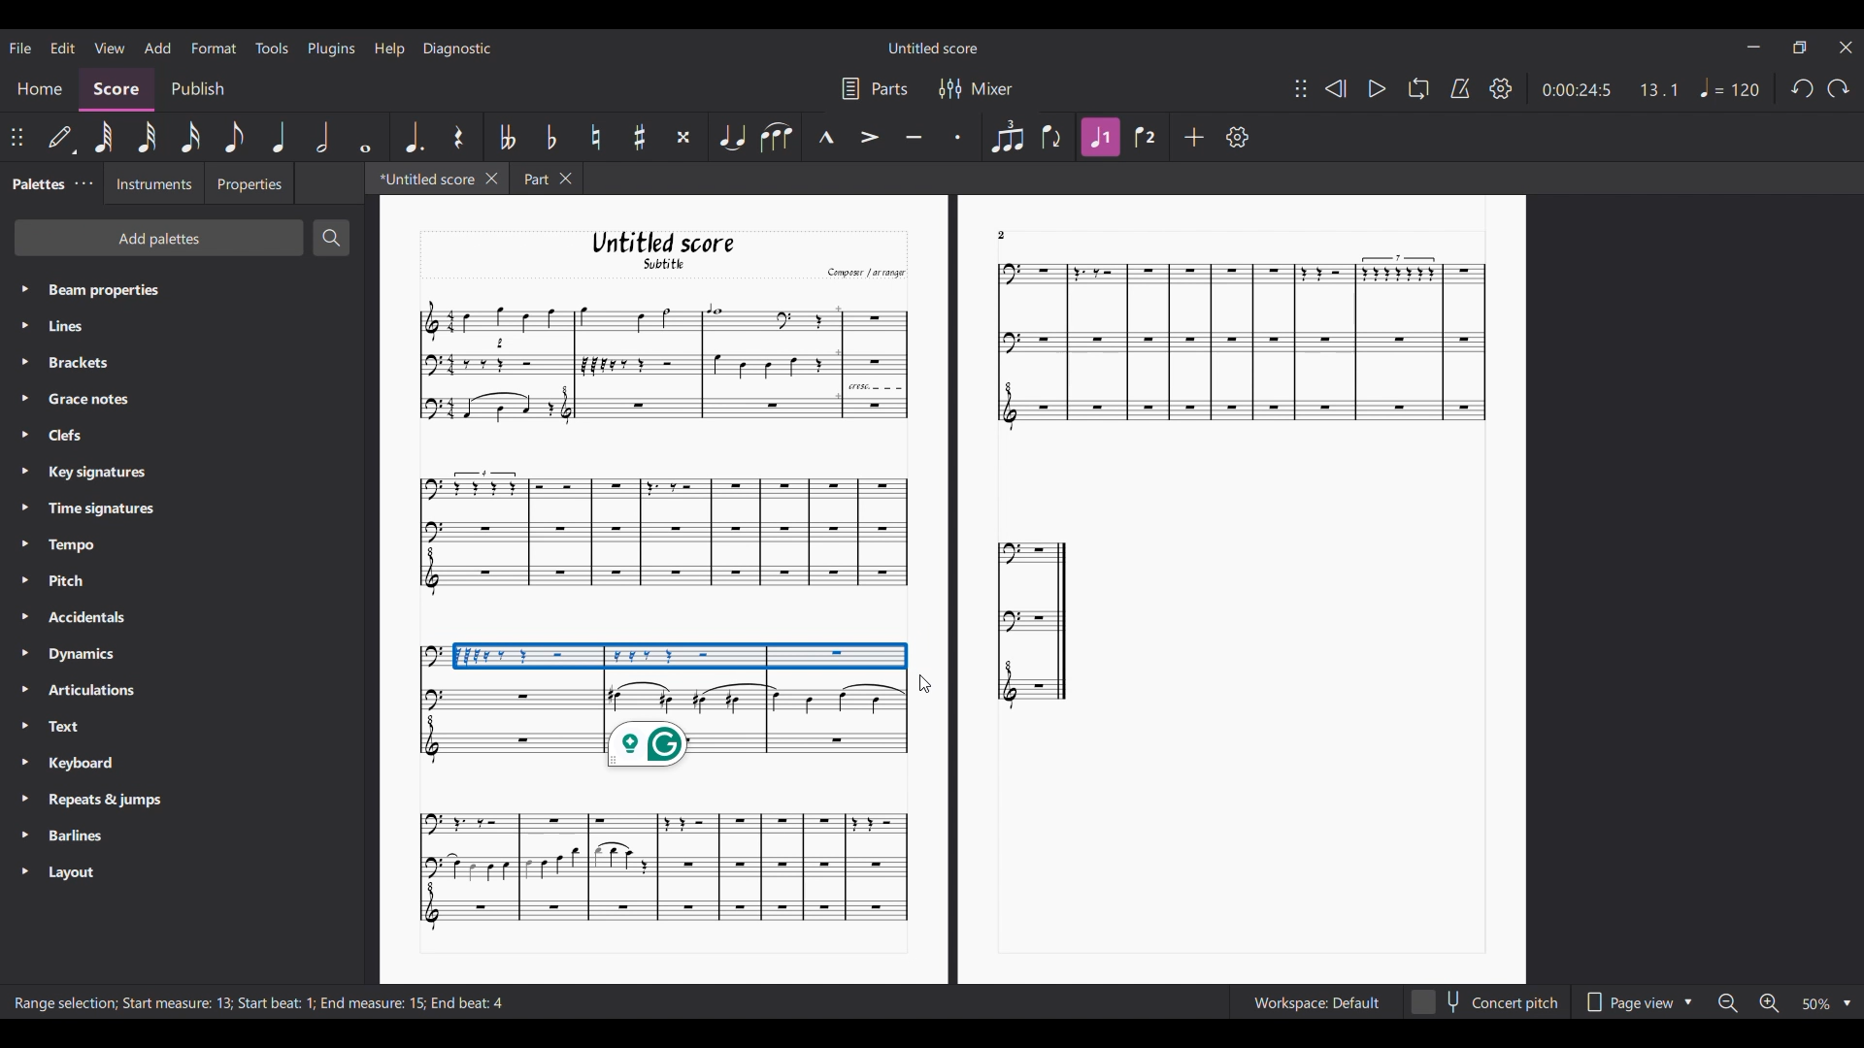 Image resolution: width=1864 pixels, height=1048 pixels. What do you see at coordinates (75, 765) in the screenshot?
I see `> Keyboard` at bounding box center [75, 765].